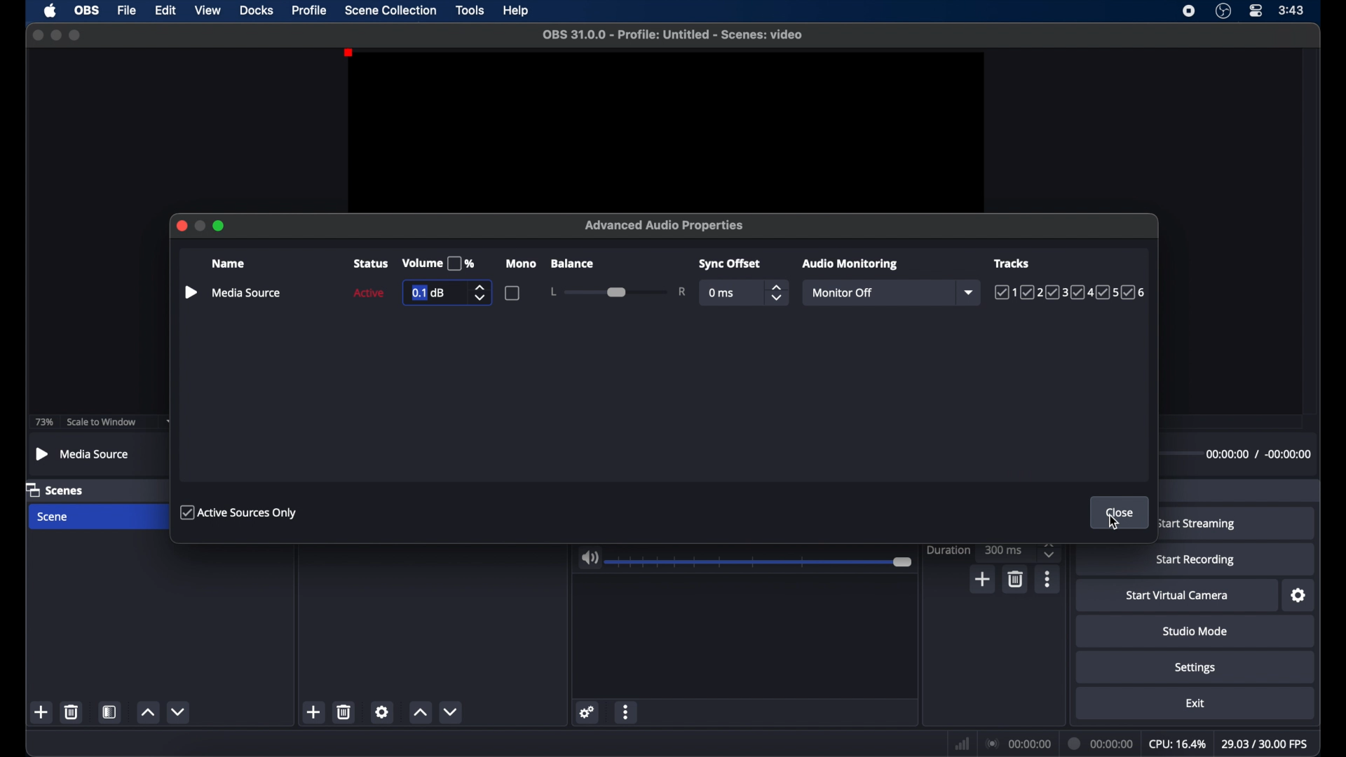 The width and height of the screenshot is (1346, 757). Describe the element at coordinates (128, 11) in the screenshot. I see `file` at that location.